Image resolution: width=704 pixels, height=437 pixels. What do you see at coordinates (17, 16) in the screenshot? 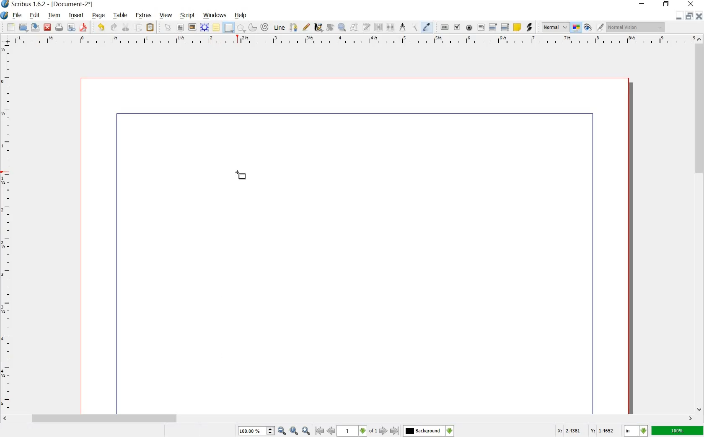
I see `FILE` at bounding box center [17, 16].